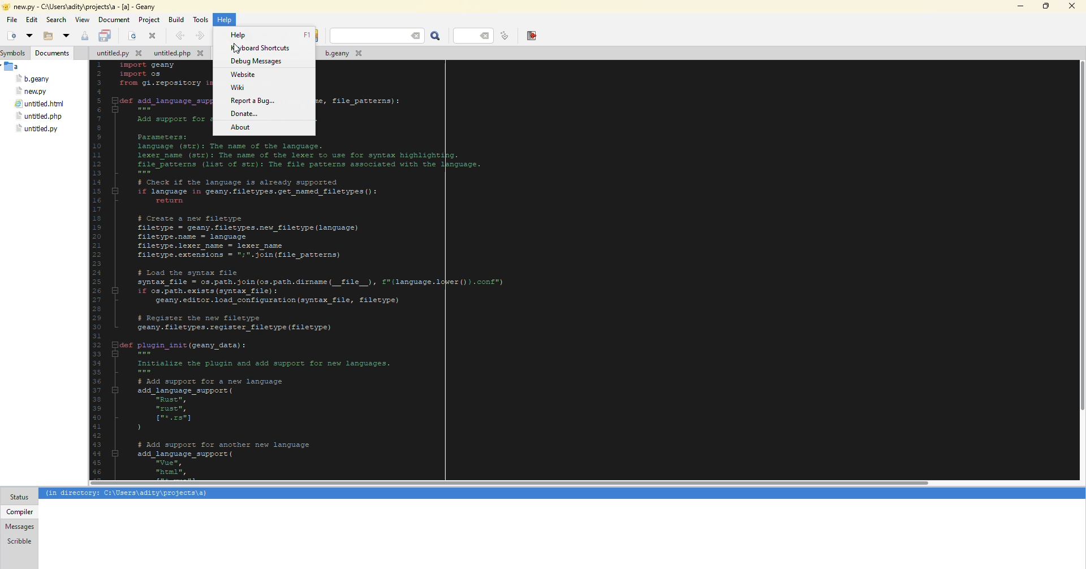 The height and width of the screenshot is (569, 1086). Describe the element at coordinates (10, 36) in the screenshot. I see `new` at that location.